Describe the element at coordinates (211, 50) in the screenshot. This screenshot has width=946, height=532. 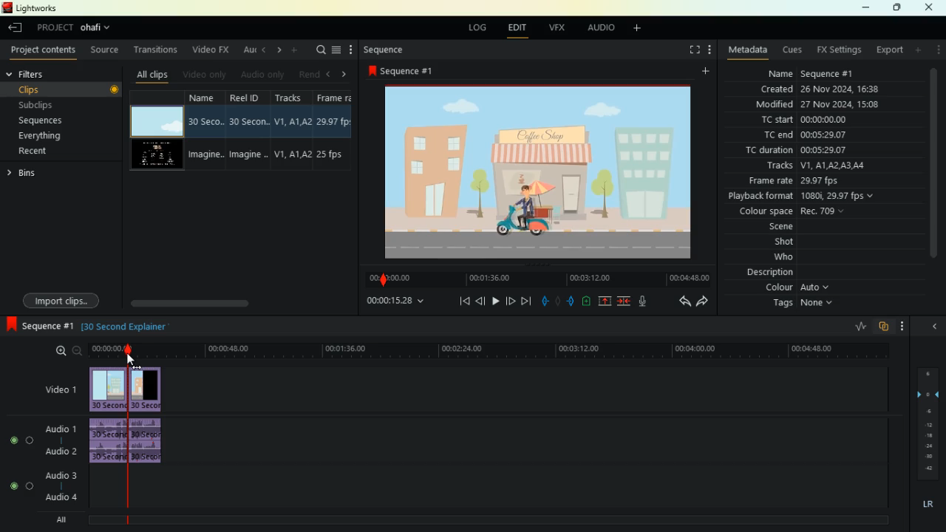
I see `video fx` at that location.